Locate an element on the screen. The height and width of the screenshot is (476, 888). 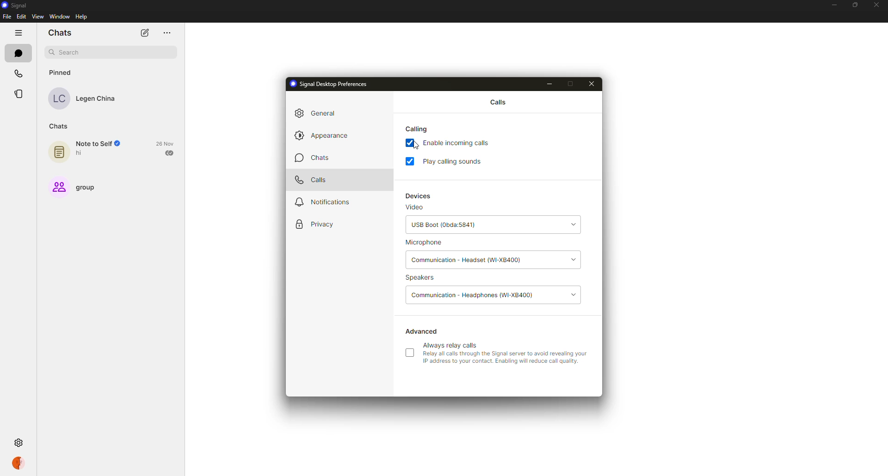
chats is located at coordinates (18, 53).